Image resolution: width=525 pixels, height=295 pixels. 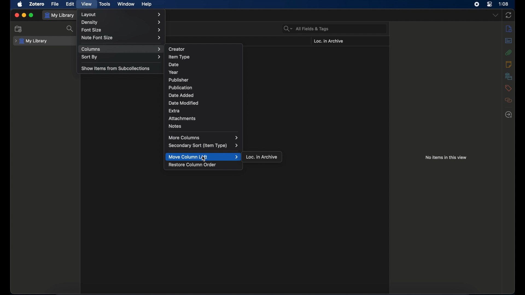 I want to click on density, so click(x=121, y=22).